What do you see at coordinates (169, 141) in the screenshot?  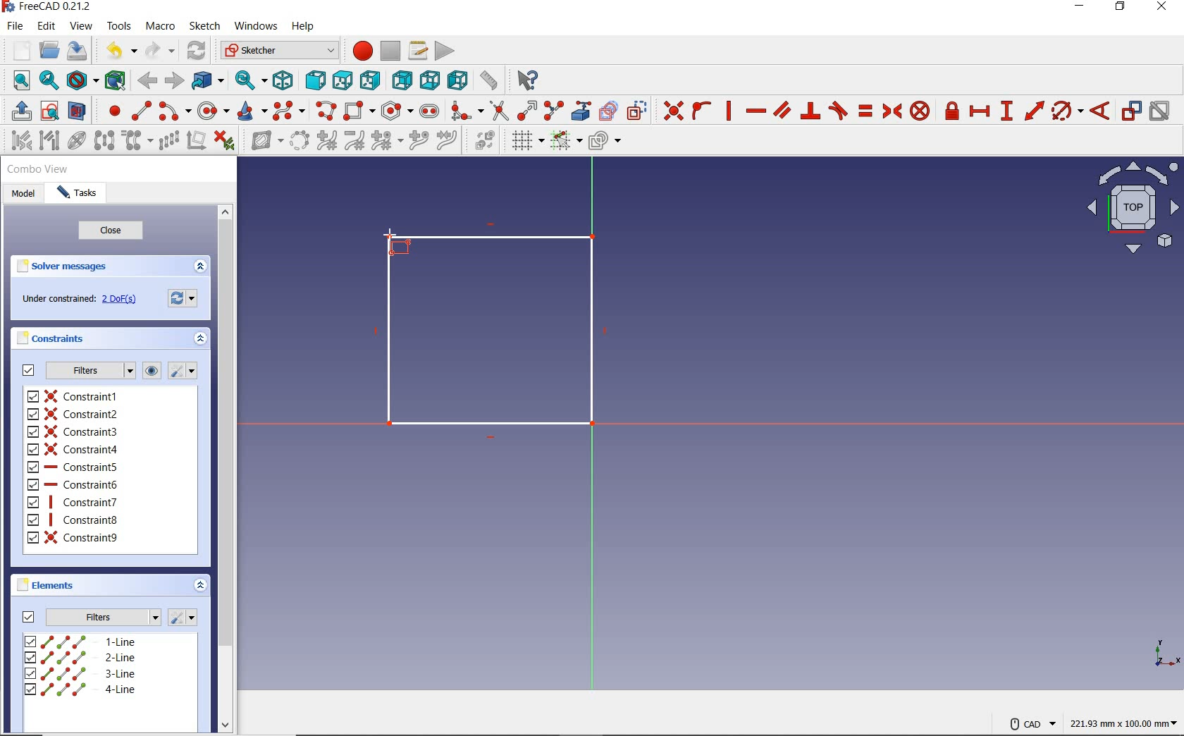 I see `rectangular array` at bounding box center [169, 141].